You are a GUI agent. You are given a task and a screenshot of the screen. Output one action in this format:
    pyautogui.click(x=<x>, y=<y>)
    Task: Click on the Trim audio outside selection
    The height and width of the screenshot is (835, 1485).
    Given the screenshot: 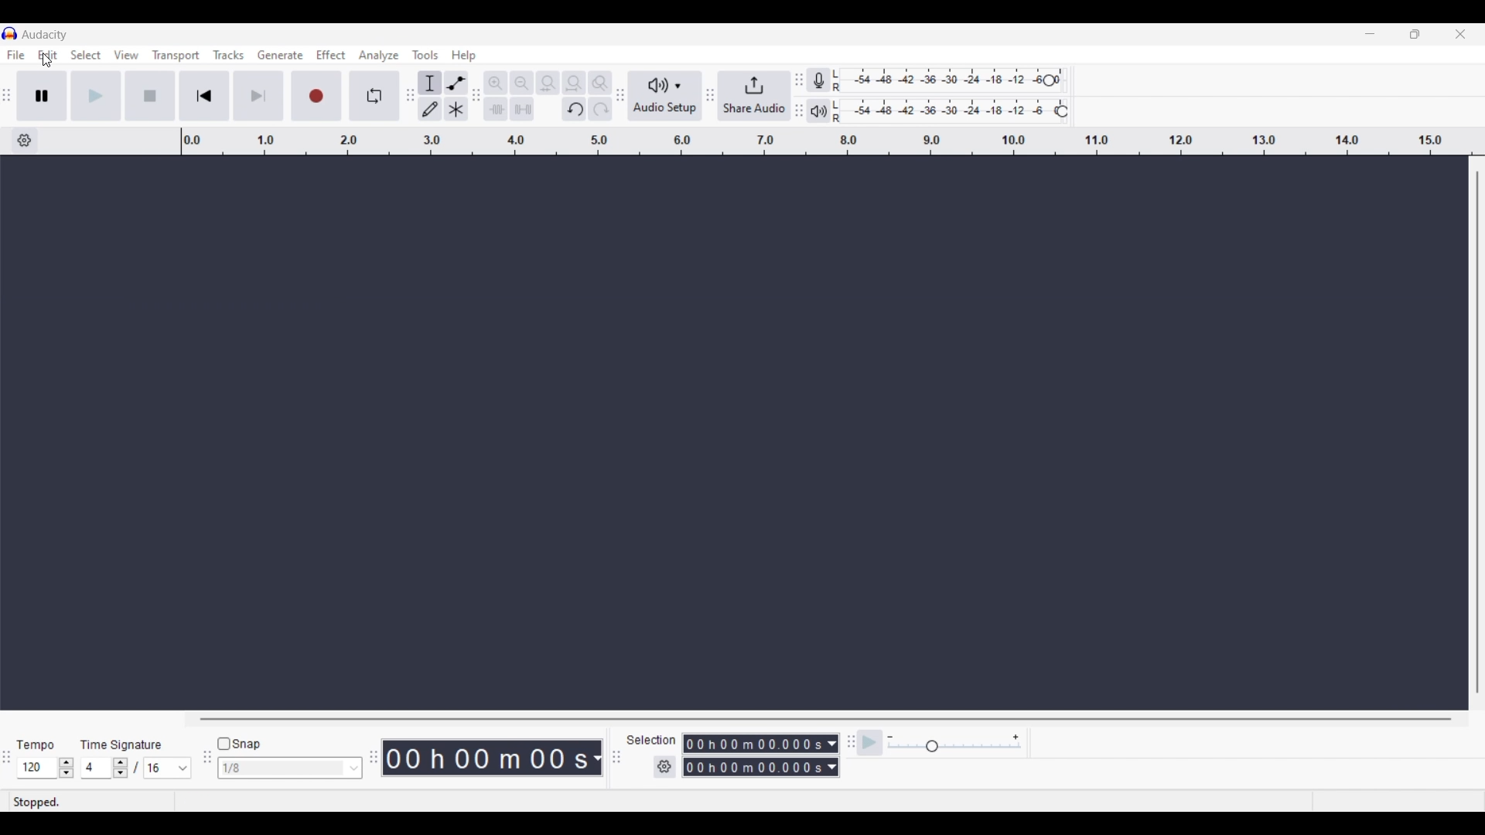 What is the action you would take?
    pyautogui.click(x=495, y=108)
    